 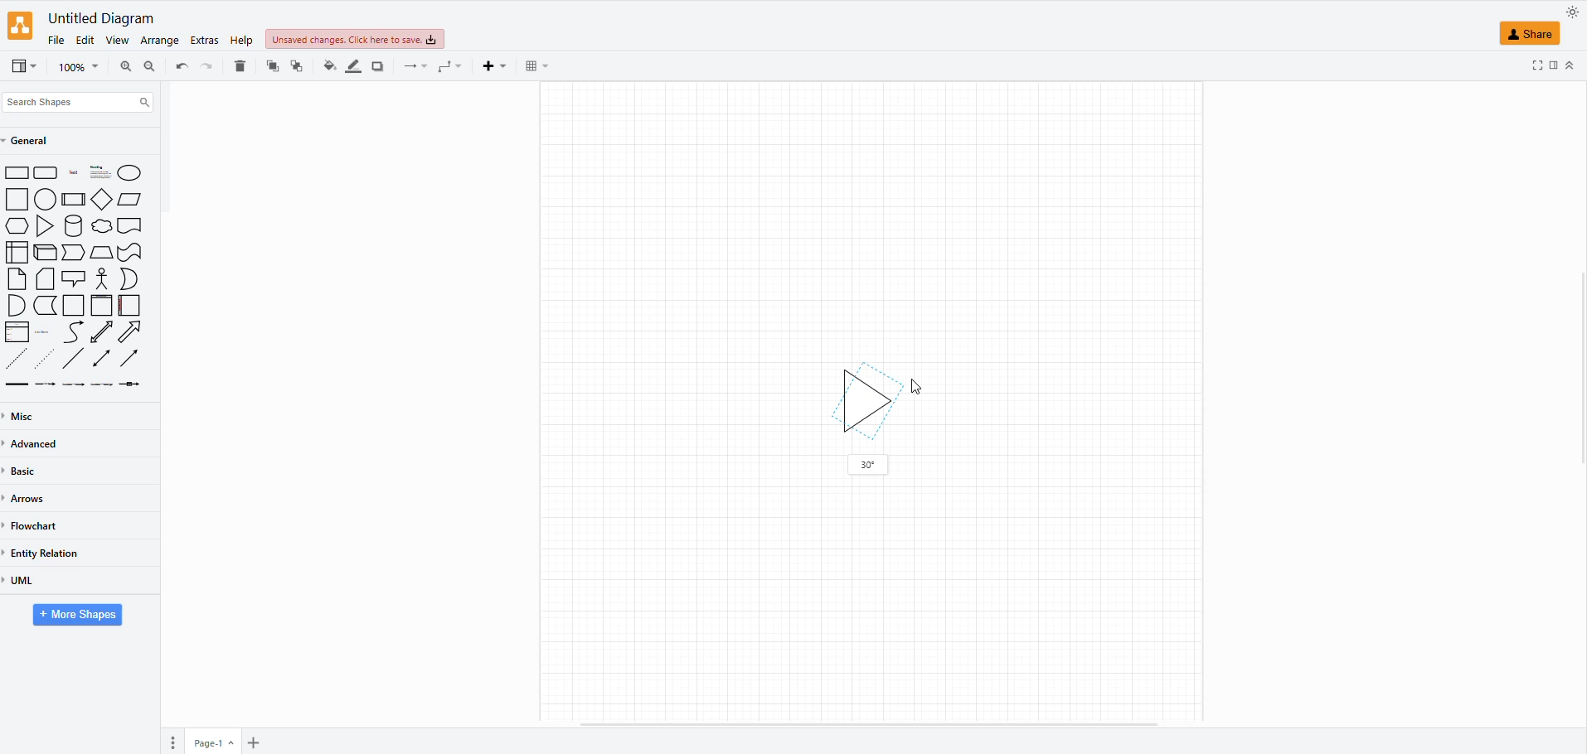 I want to click on zoom in , so click(x=147, y=69).